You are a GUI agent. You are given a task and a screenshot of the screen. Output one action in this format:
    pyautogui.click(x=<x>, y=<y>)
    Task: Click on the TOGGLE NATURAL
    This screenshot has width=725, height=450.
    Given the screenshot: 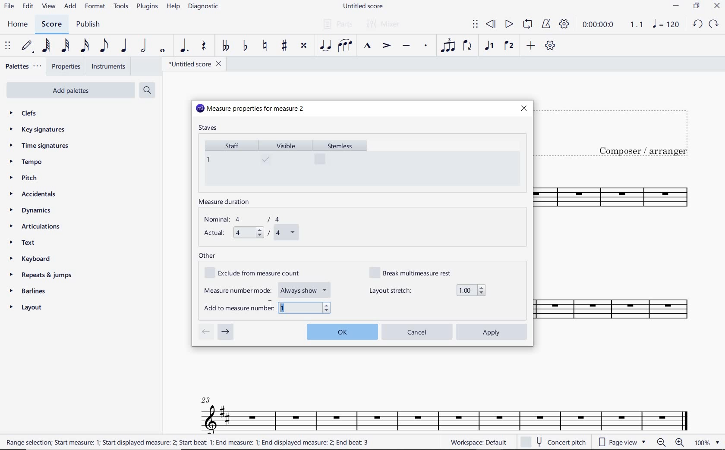 What is the action you would take?
    pyautogui.click(x=266, y=46)
    